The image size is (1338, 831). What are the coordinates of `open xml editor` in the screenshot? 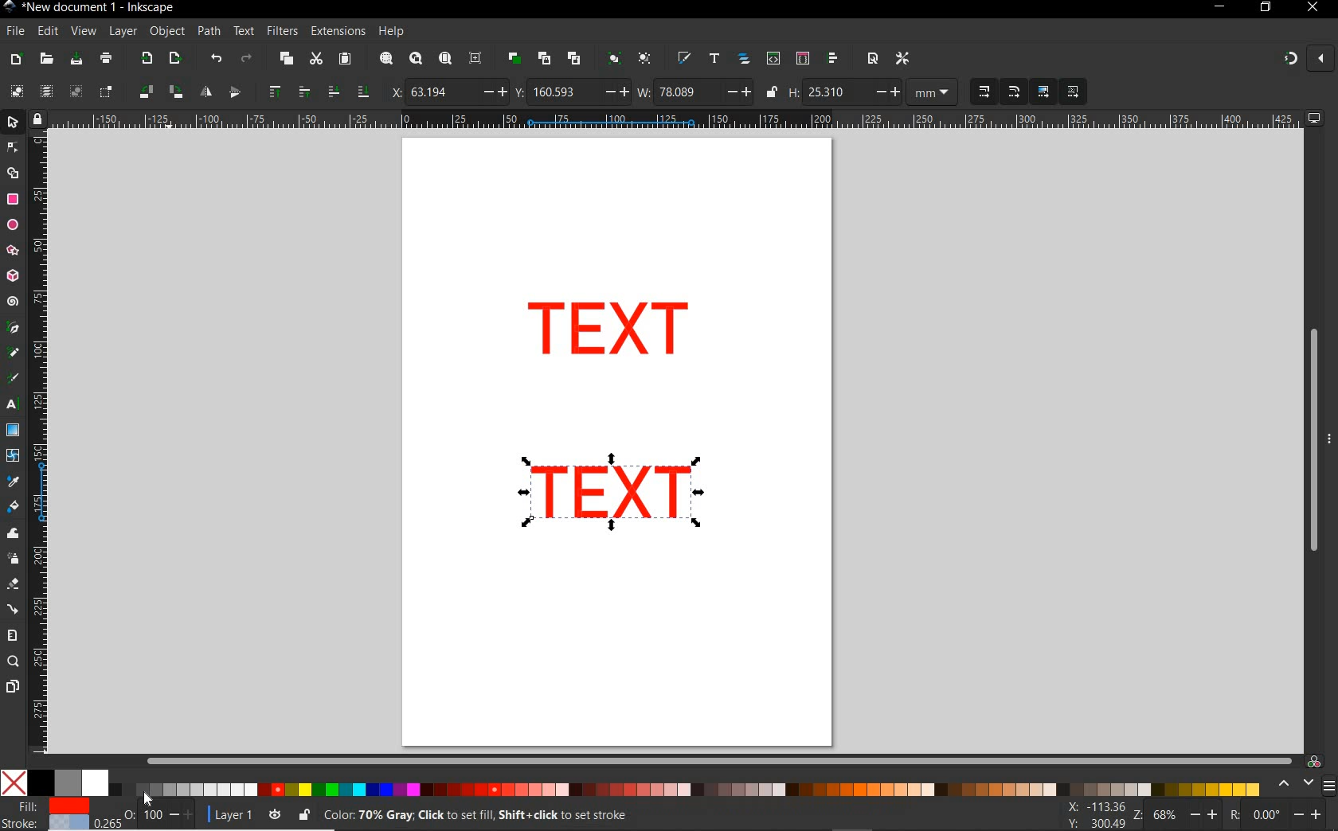 It's located at (772, 59).